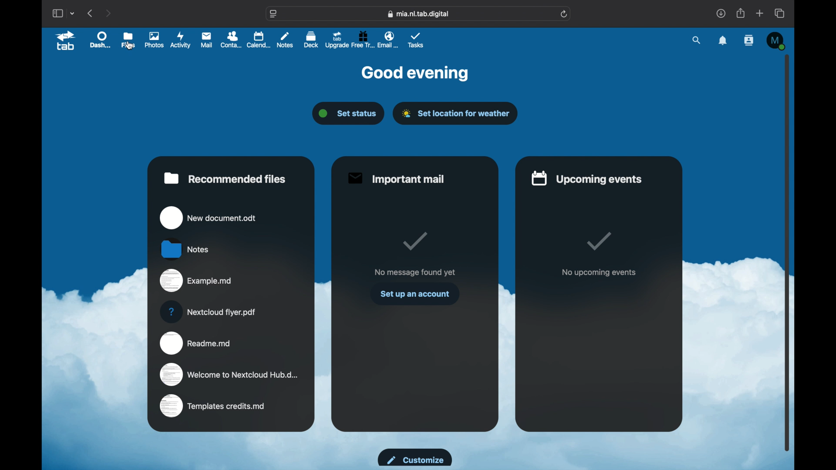 Image resolution: width=836 pixels, height=470 pixels. Describe the element at coordinates (415, 273) in the screenshot. I see `no message found yet` at that location.